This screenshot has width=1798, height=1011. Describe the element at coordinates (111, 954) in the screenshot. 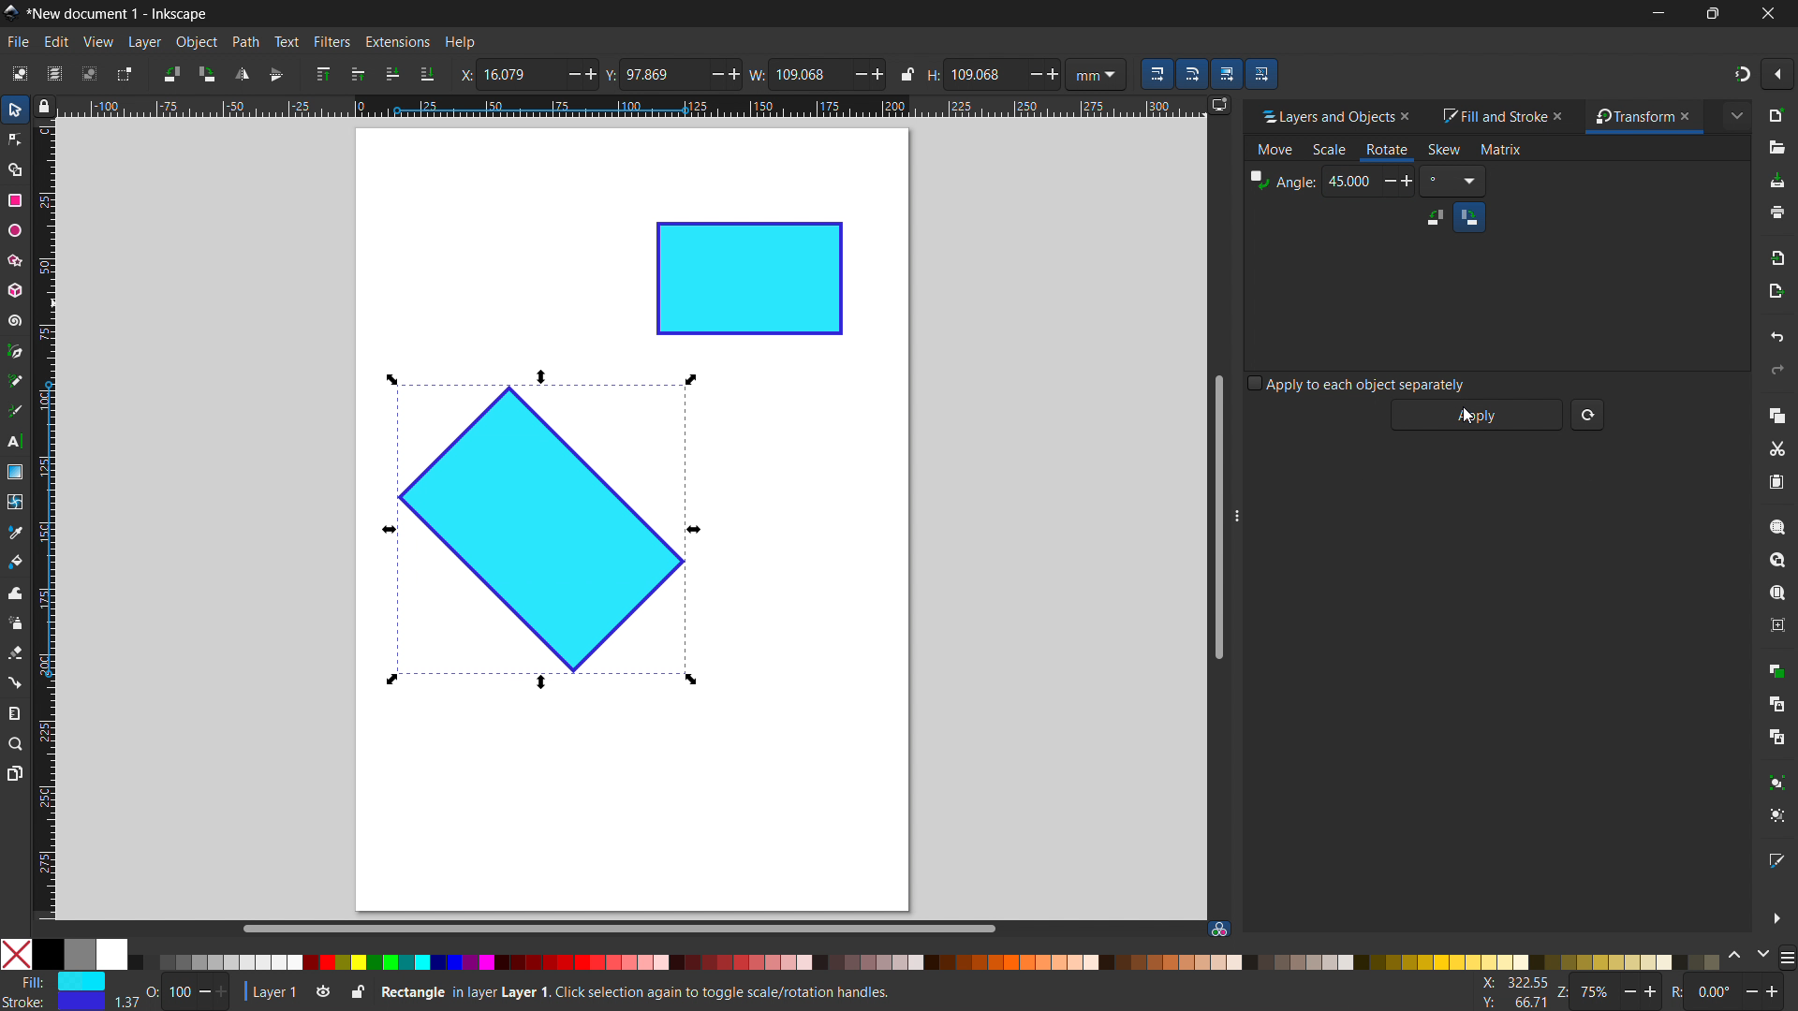

I see `White` at that location.